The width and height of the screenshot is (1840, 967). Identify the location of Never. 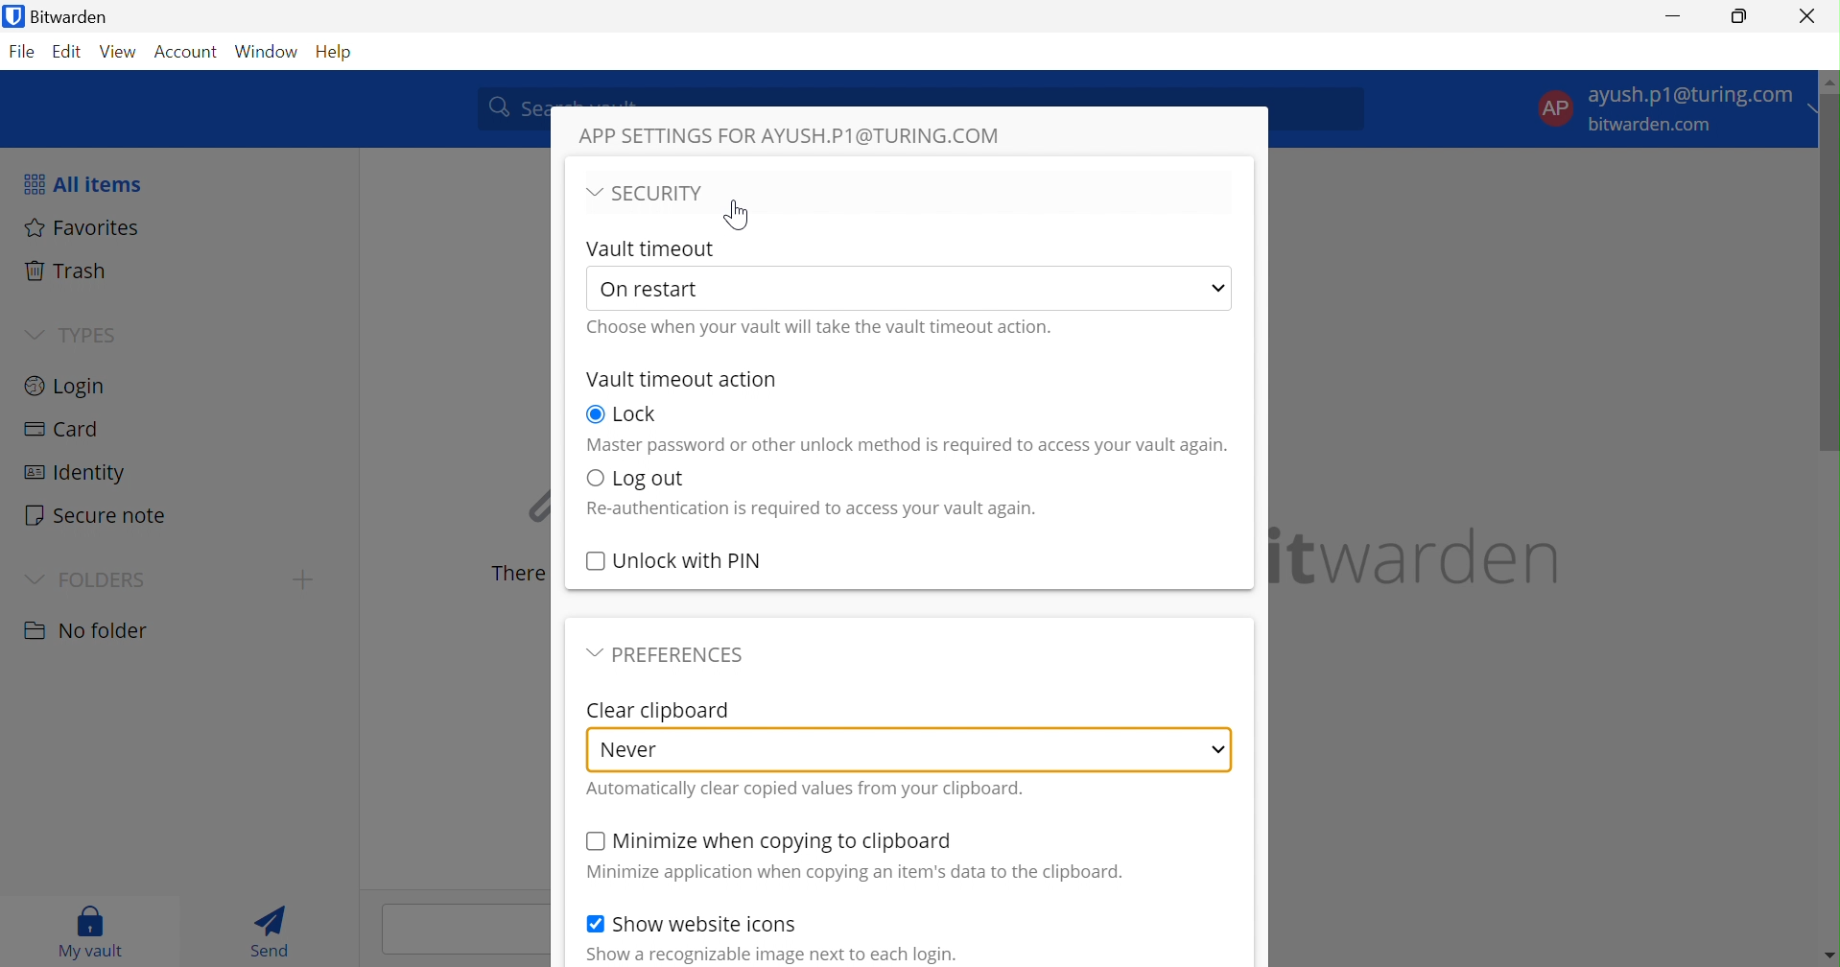
(634, 748).